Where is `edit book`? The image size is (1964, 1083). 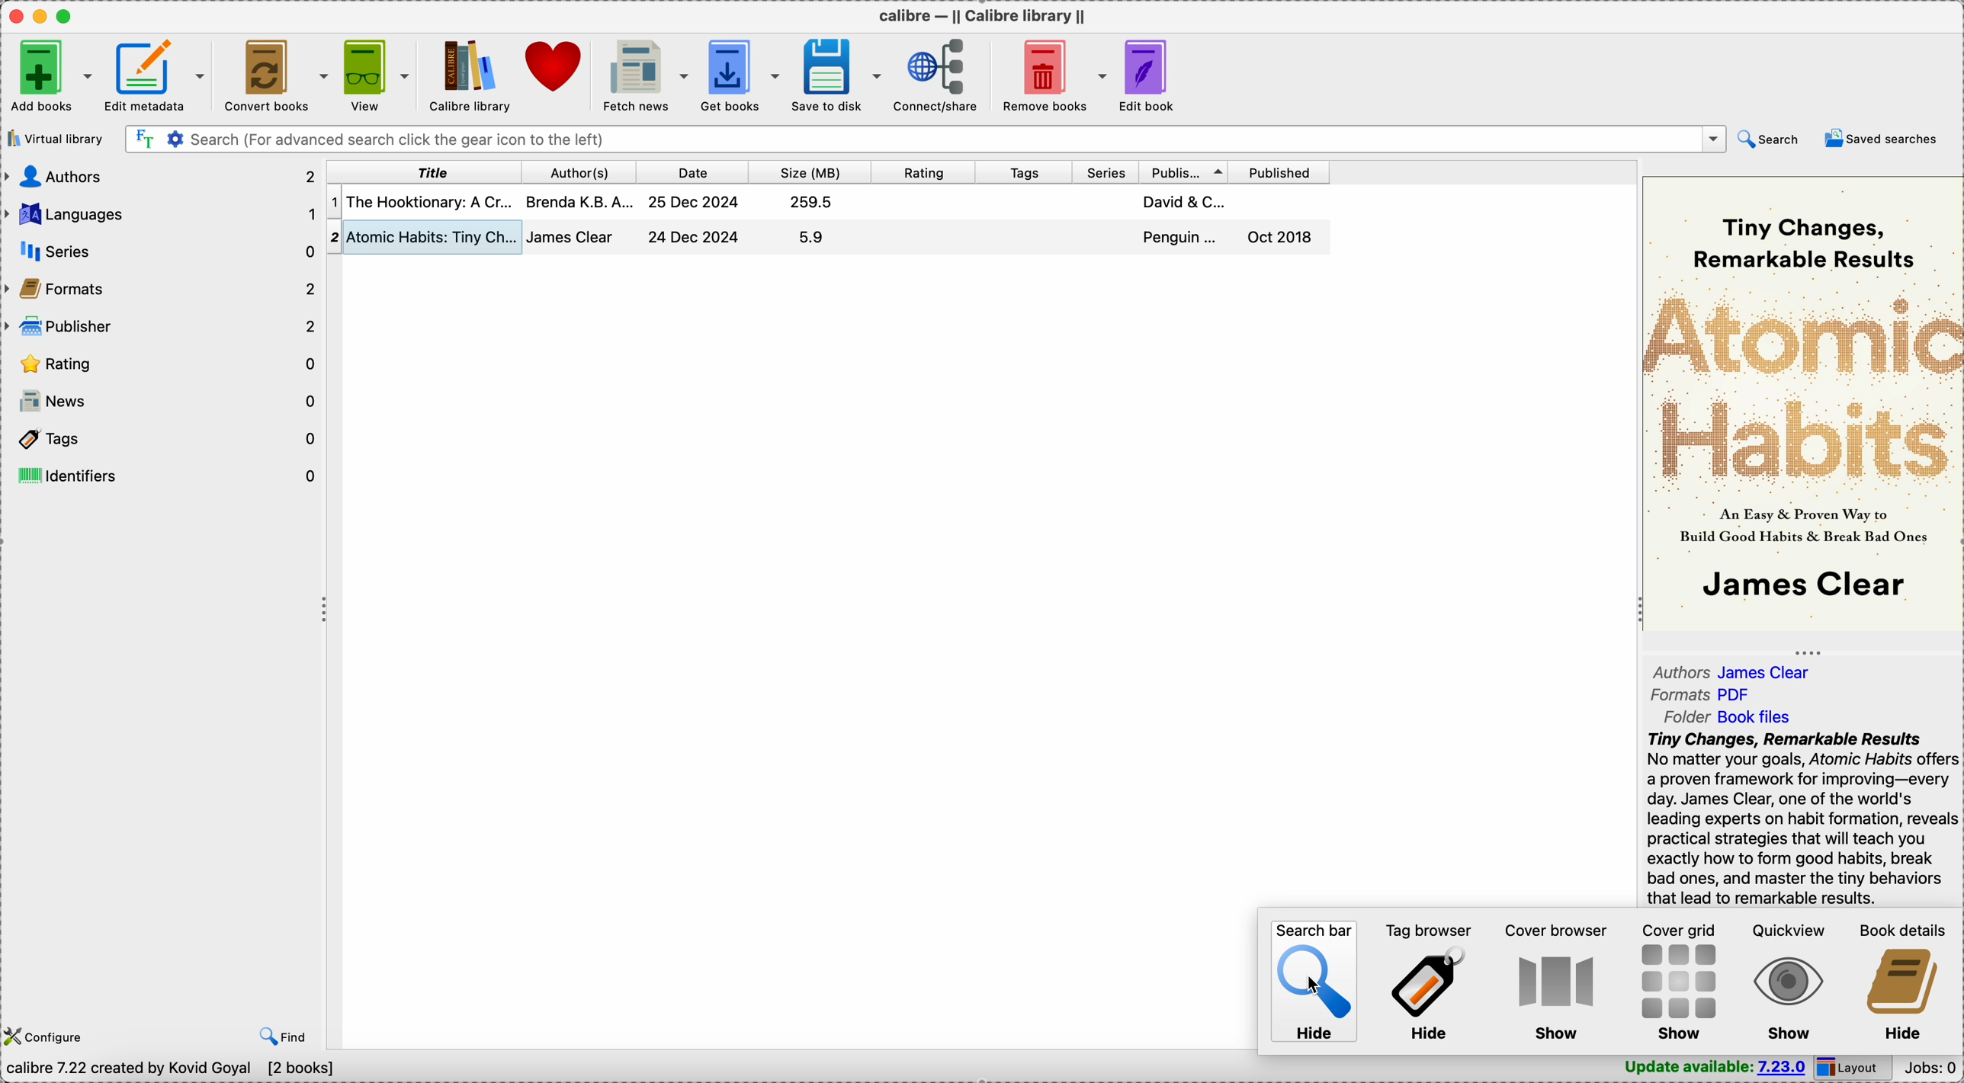 edit book is located at coordinates (1154, 74).